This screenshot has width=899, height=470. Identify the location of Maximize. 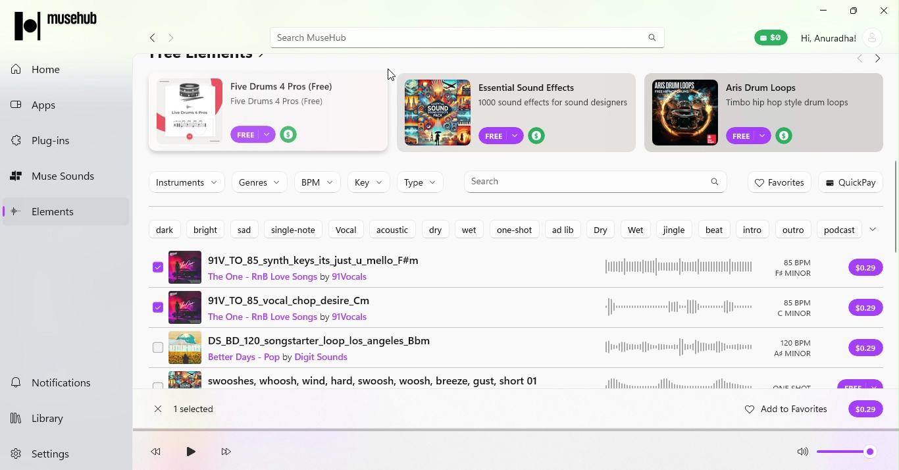
(851, 11).